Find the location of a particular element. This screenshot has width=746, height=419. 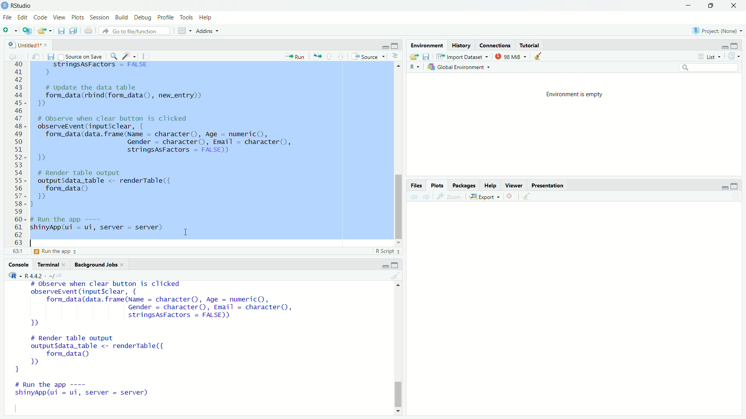

go to the file/function is located at coordinates (134, 31).